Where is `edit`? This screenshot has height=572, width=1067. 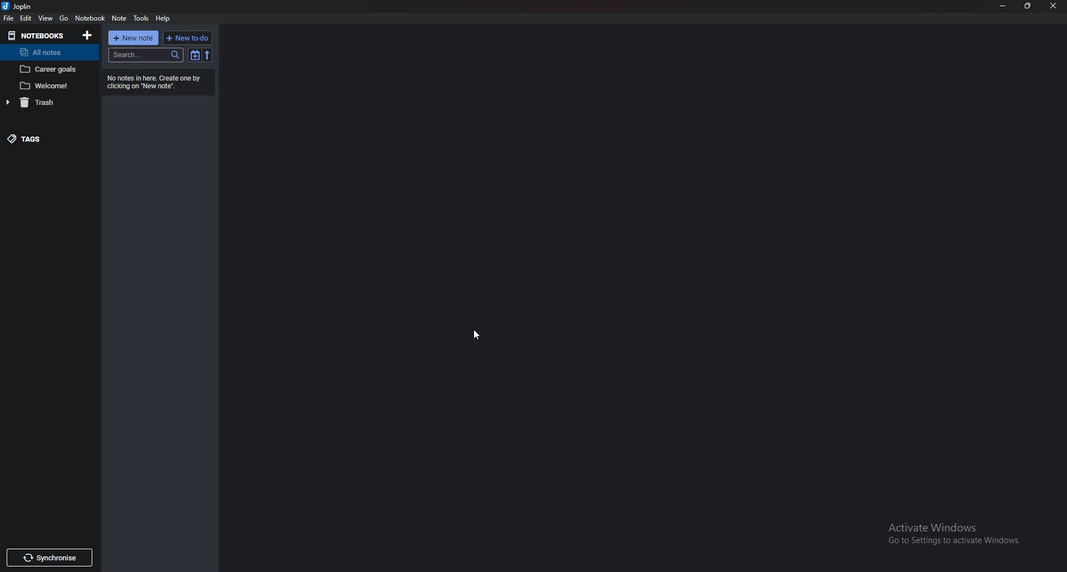 edit is located at coordinates (27, 18).